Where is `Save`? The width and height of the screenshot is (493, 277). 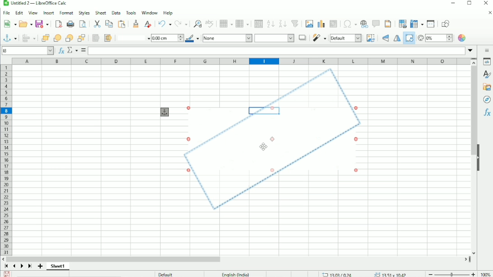 Save is located at coordinates (42, 24).